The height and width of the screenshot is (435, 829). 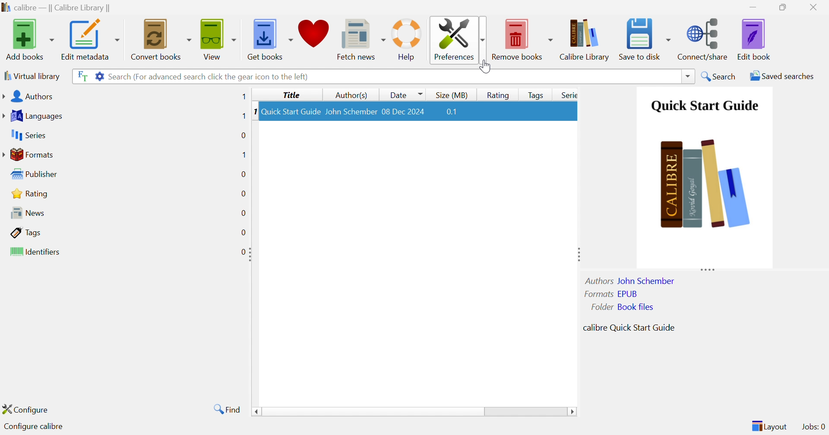 What do you see at coordinates (351, 110) in the screenshot?
I see `John Schember` at bounding box center [351, 110].